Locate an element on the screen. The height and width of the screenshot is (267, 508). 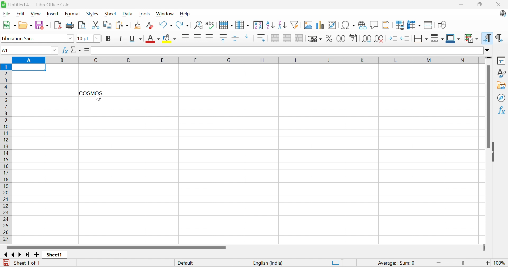
Slider is located at coordinates (488, 58).